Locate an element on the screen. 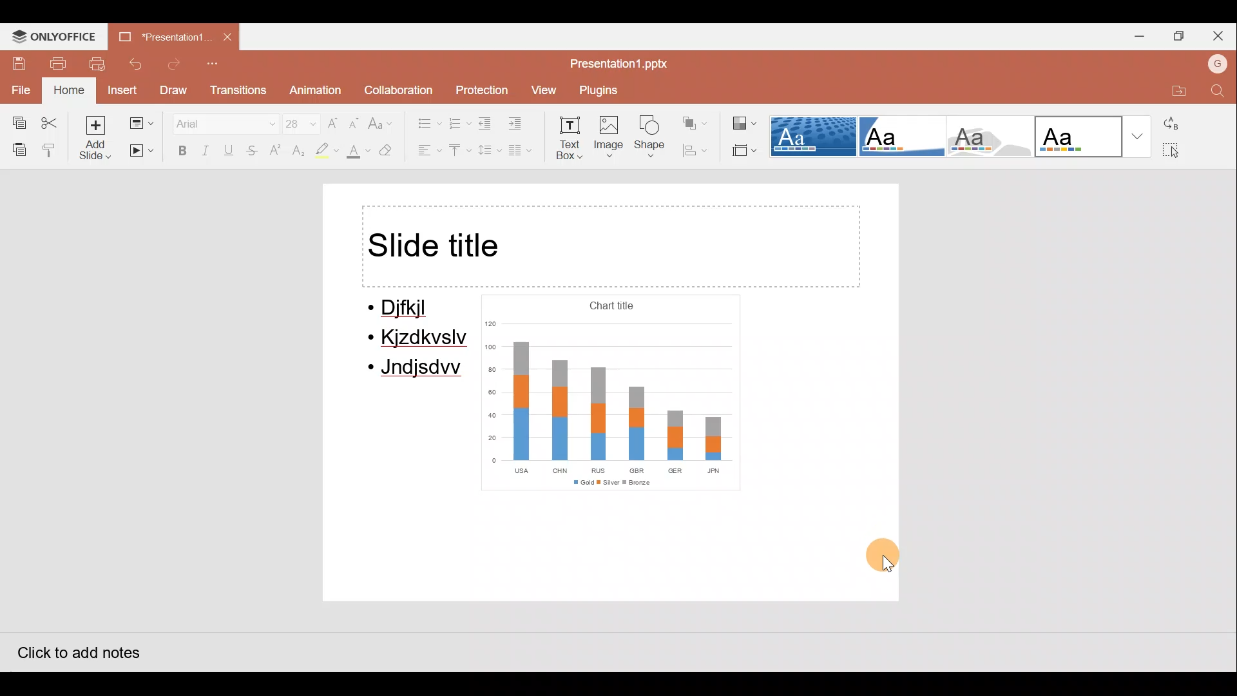 The width and height of the screenshot is (1237, 696). Print preview is located at coordinates (90, 64).